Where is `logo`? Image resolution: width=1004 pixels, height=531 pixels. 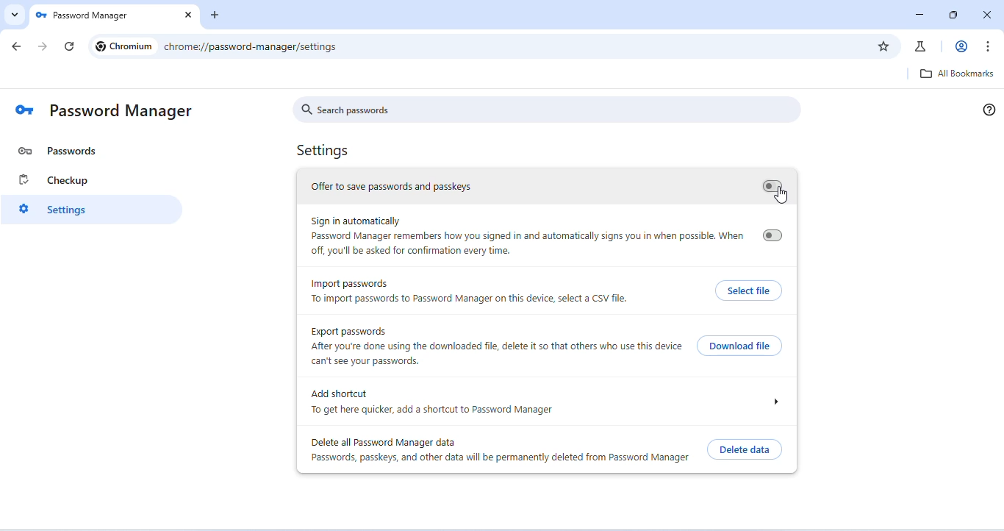
logo is located at coordinates (41, 15).